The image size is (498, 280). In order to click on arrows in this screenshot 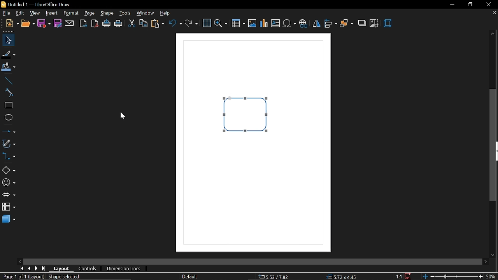, I will do `click(8, 195)`.